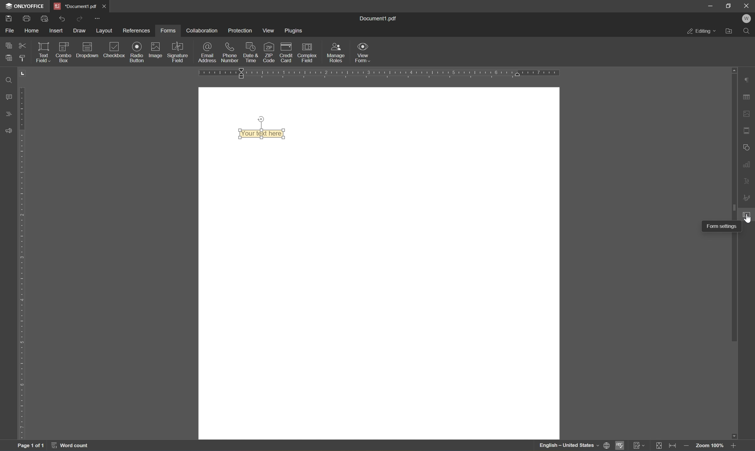 The width and height of the screenshot is (755, 451). What do you see at coordinates (11, 31) in the screenshot?
I see `file` at bounding box center [11, 31].